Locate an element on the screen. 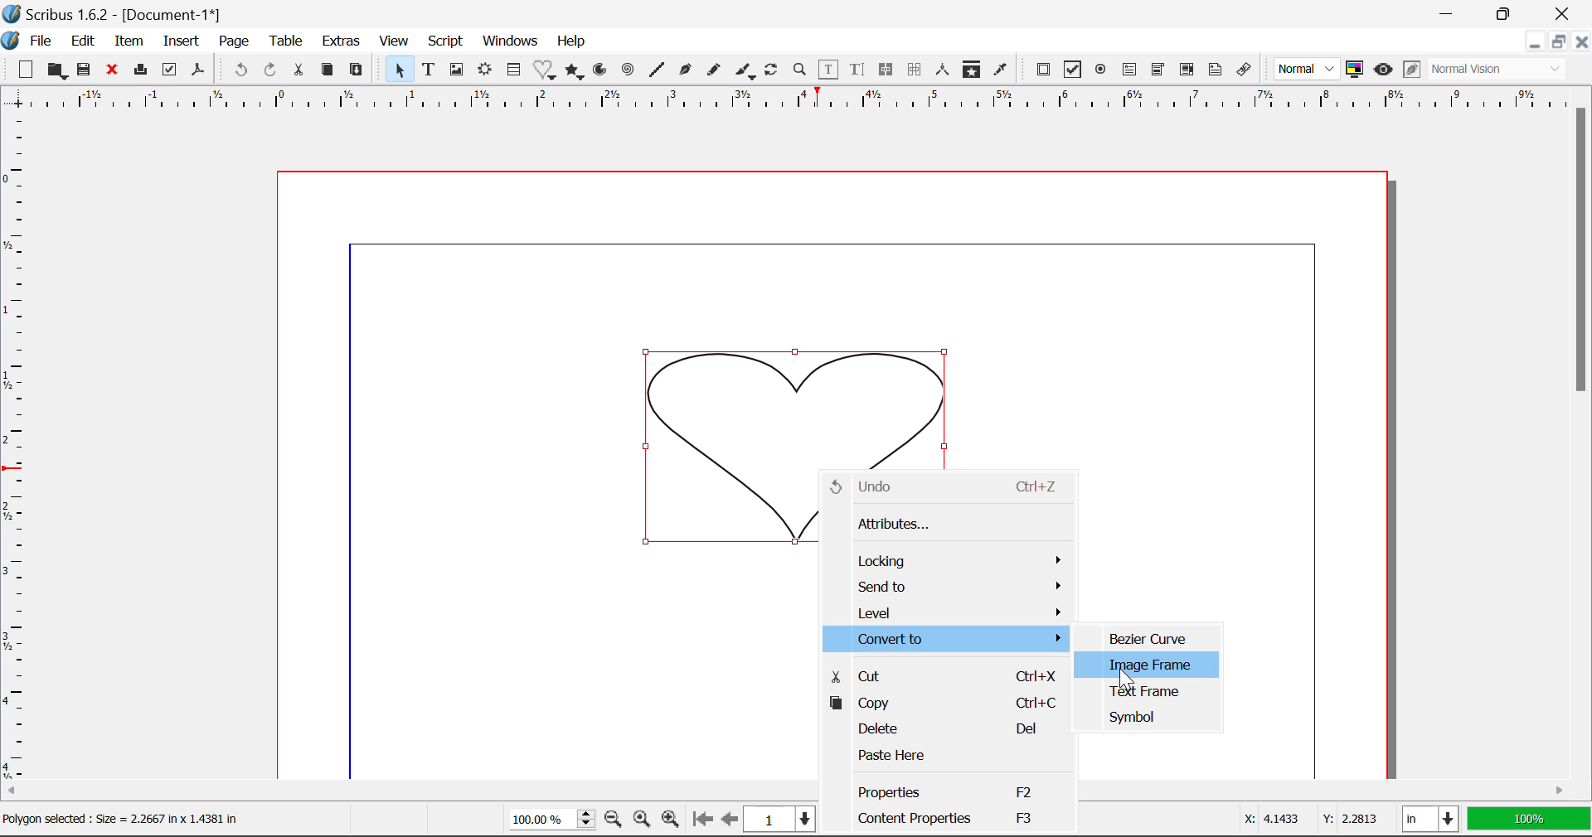 This screenshot has height=837, width=1592. Print is located at coordinates (143, 70).